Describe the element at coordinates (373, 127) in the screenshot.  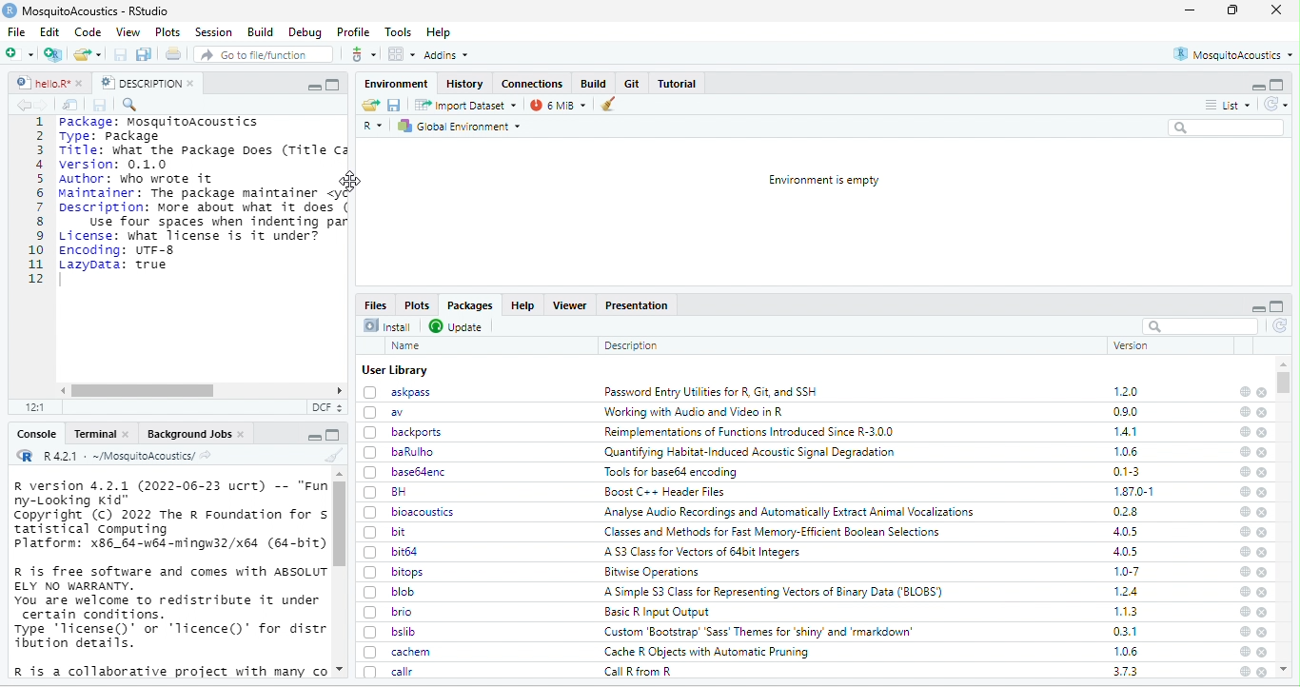
I see `R` at that location.